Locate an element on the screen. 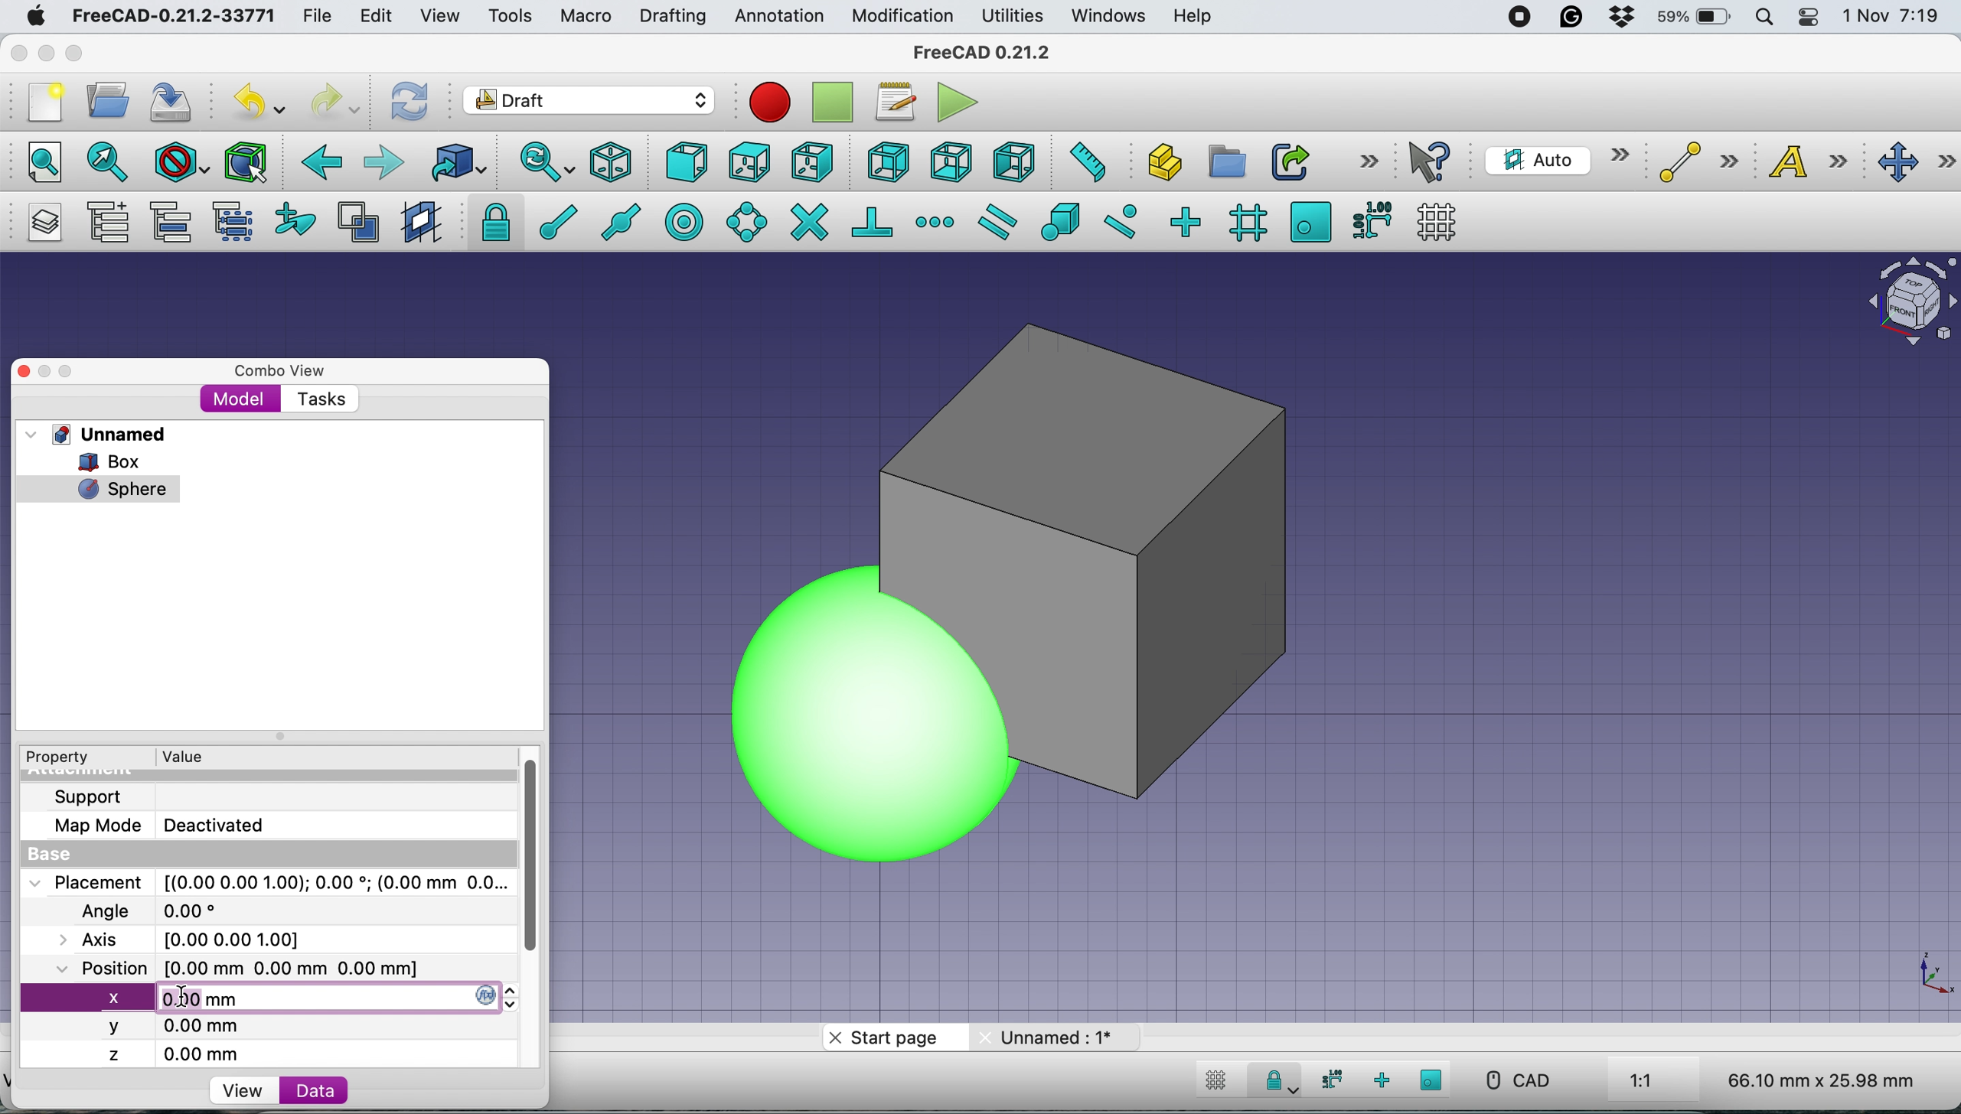  macro is located at coordinates (584, 16).